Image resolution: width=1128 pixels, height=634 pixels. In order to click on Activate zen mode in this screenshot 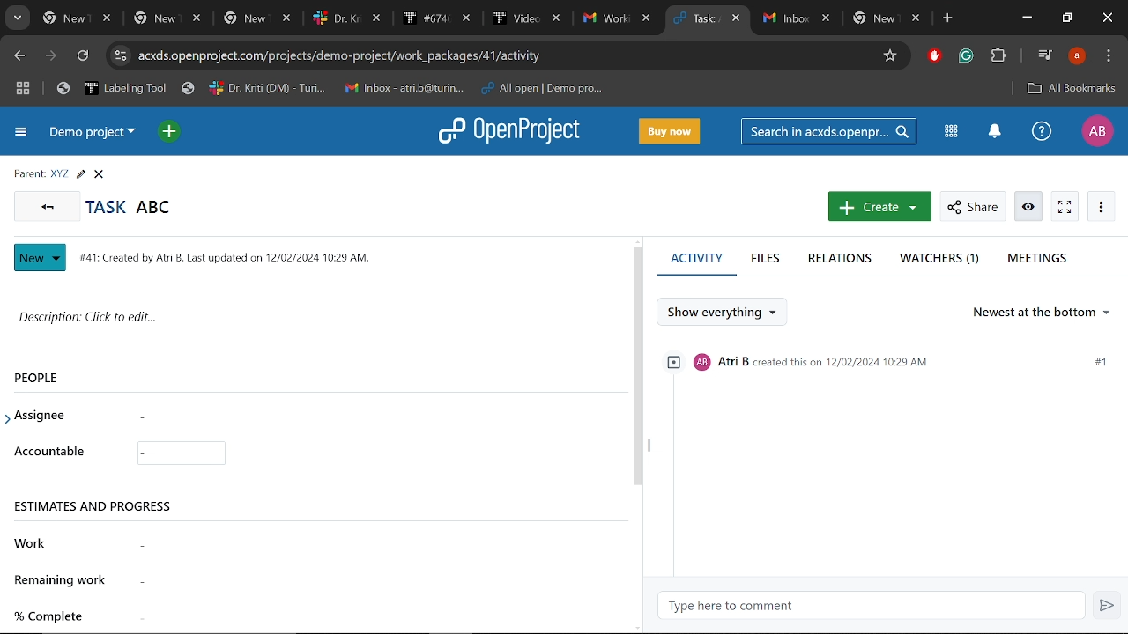, I will do `click(1065, 206)`.